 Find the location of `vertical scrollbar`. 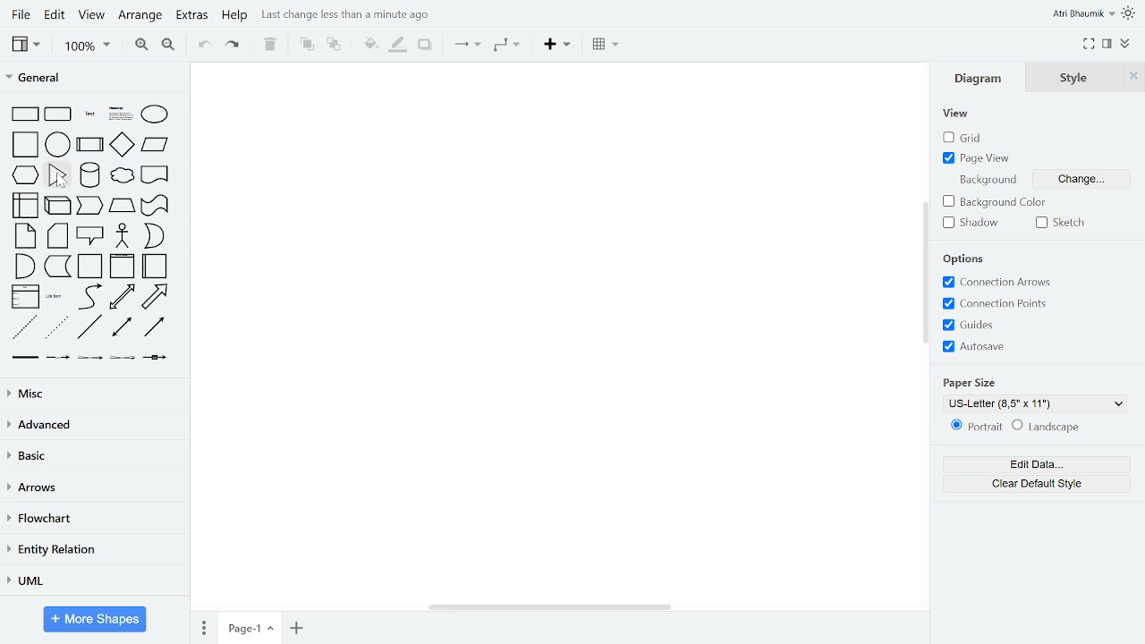

vertical scrollbar is located at coordinates (928, 273).